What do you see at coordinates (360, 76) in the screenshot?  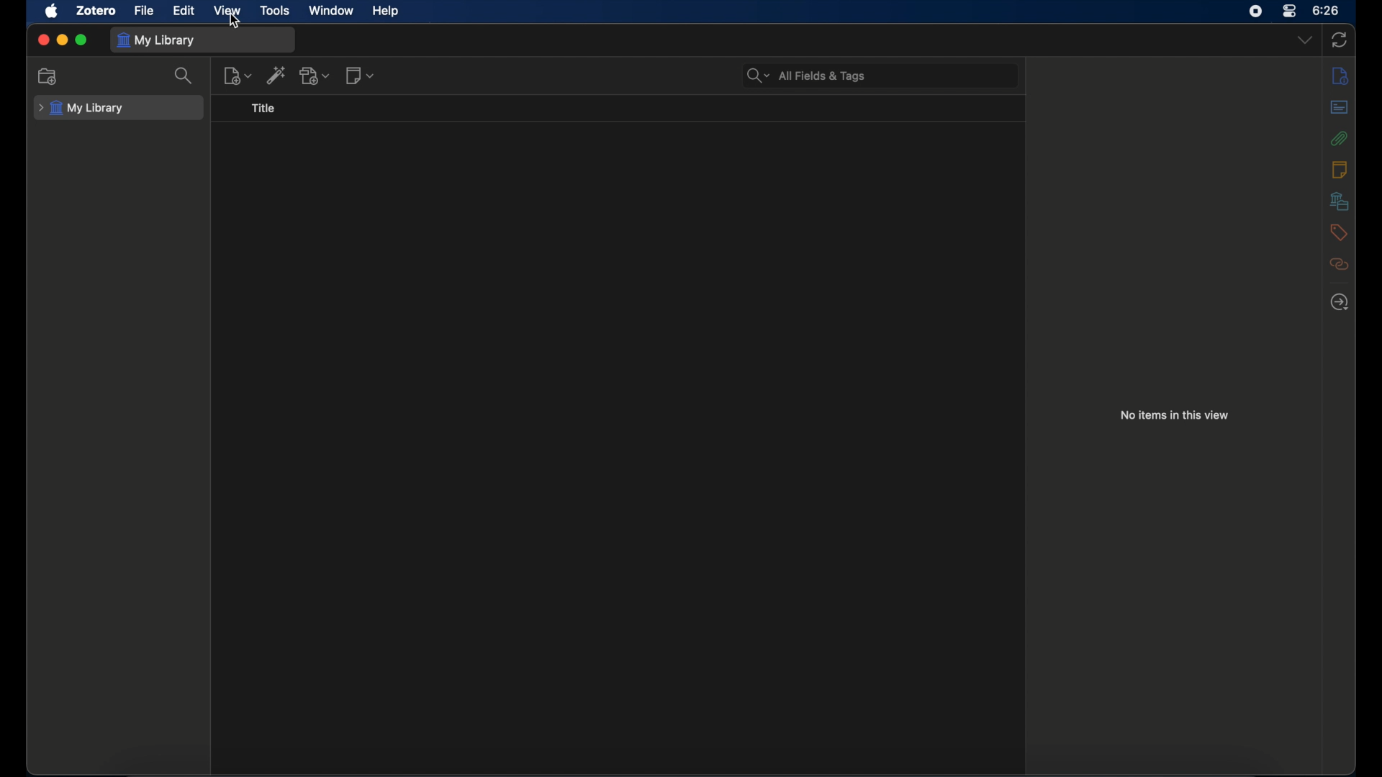 I see `new note` at bounding box center [360, 76].